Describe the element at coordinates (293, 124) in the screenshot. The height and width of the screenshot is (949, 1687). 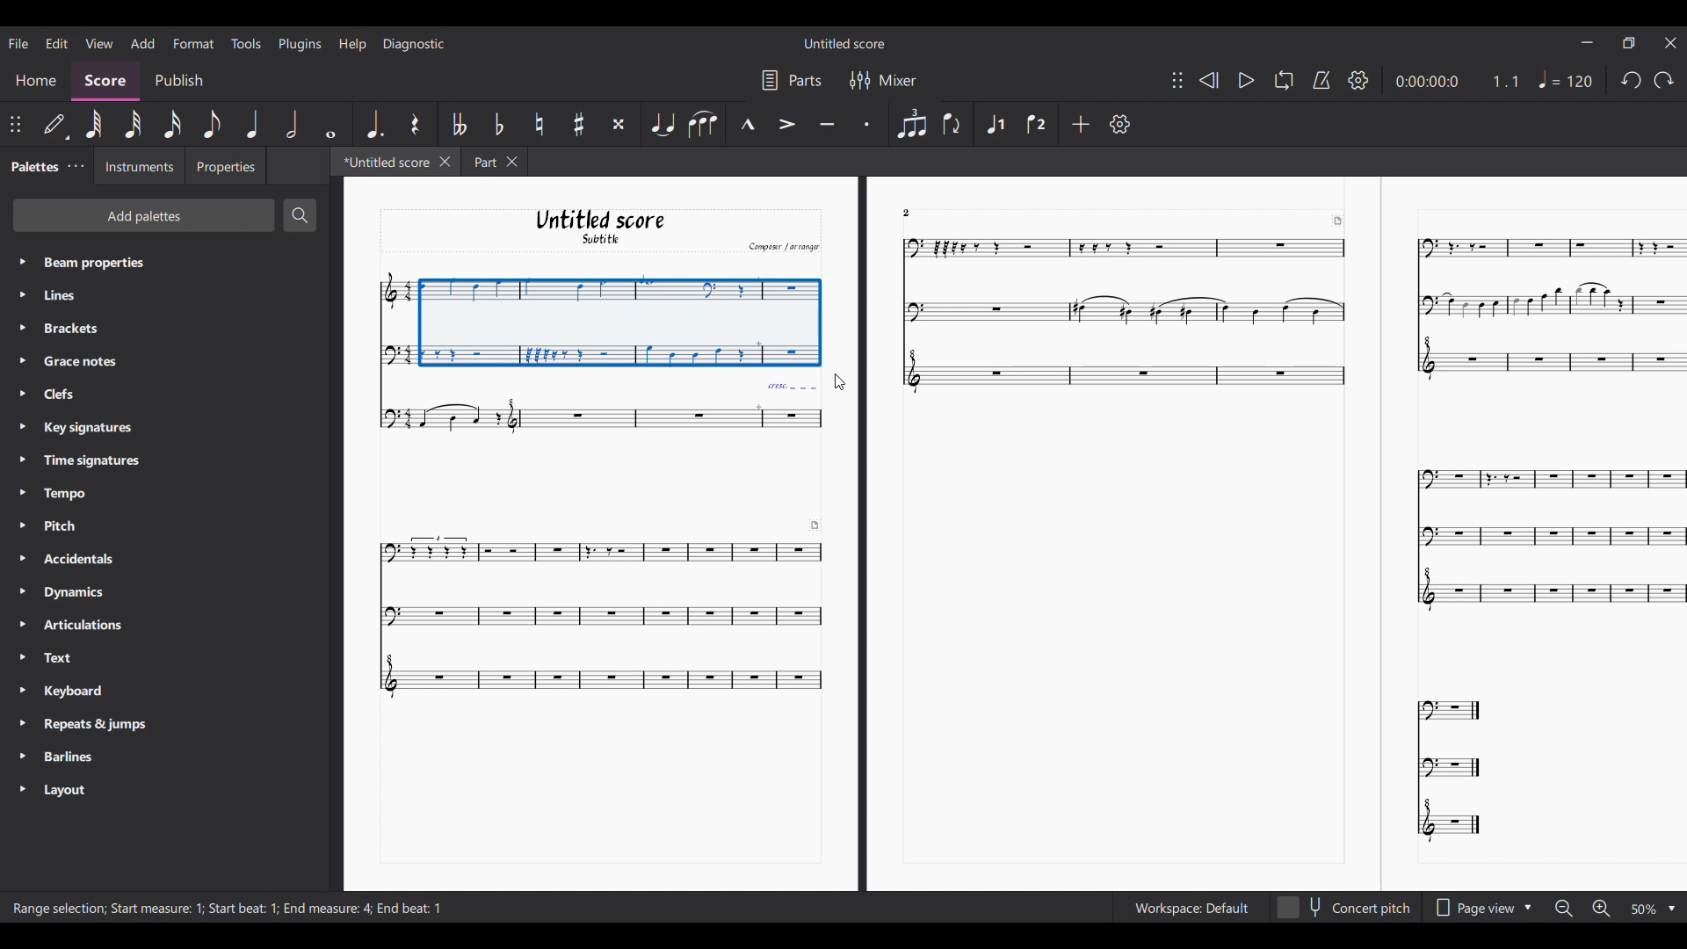
I see `Half note` at that location.